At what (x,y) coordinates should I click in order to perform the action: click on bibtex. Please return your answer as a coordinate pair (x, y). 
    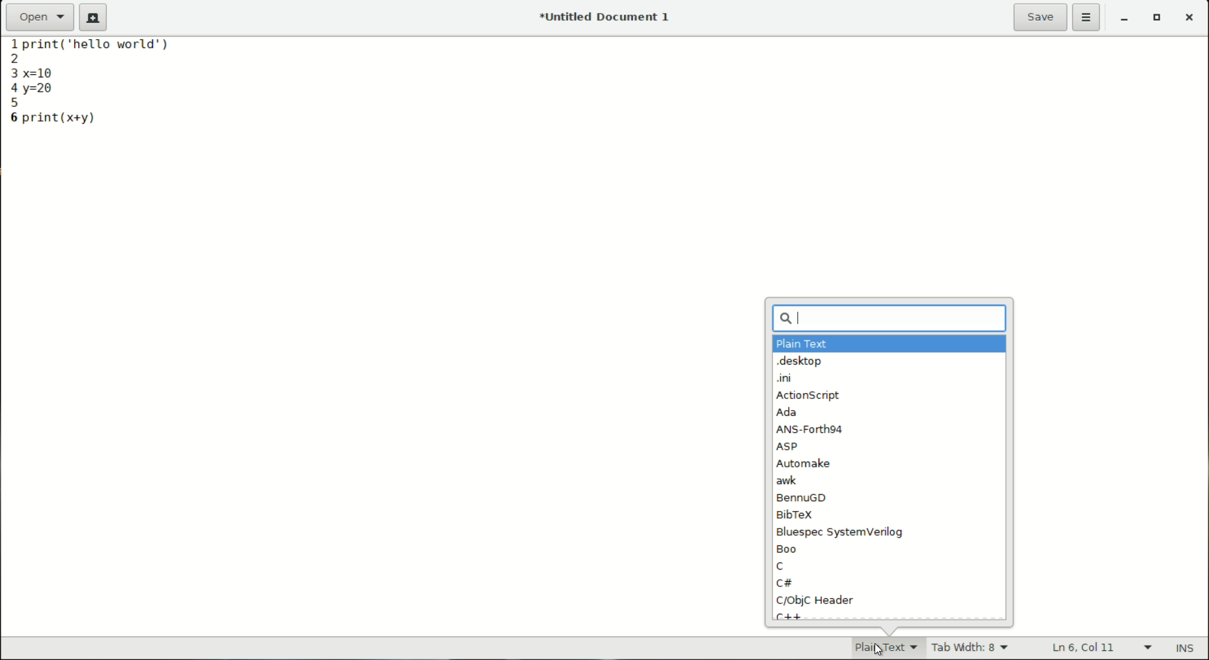
    Looking at the image, I should click on (794, 514).